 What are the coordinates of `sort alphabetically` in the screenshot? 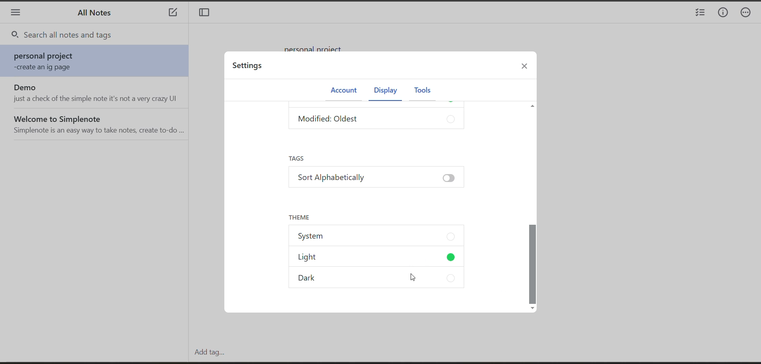 It's located at (375, 180).